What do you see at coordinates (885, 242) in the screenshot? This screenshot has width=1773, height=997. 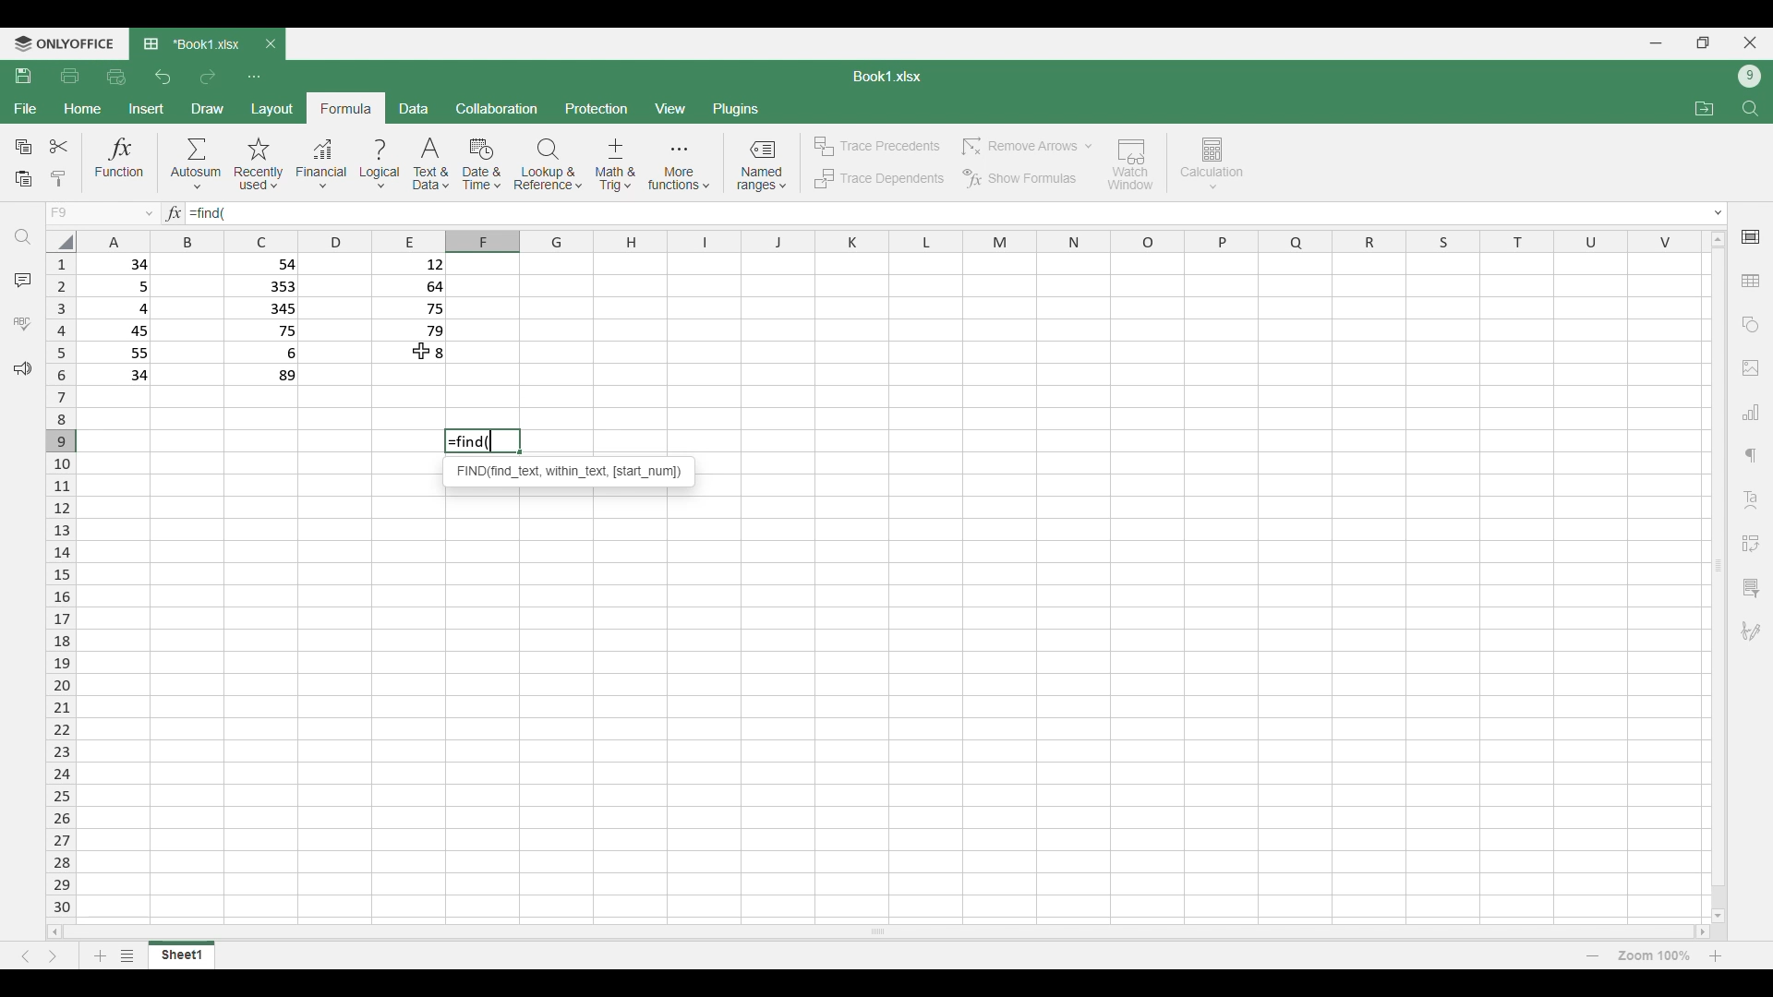 I see `Indicates columns` at bounding box center [885, 242].